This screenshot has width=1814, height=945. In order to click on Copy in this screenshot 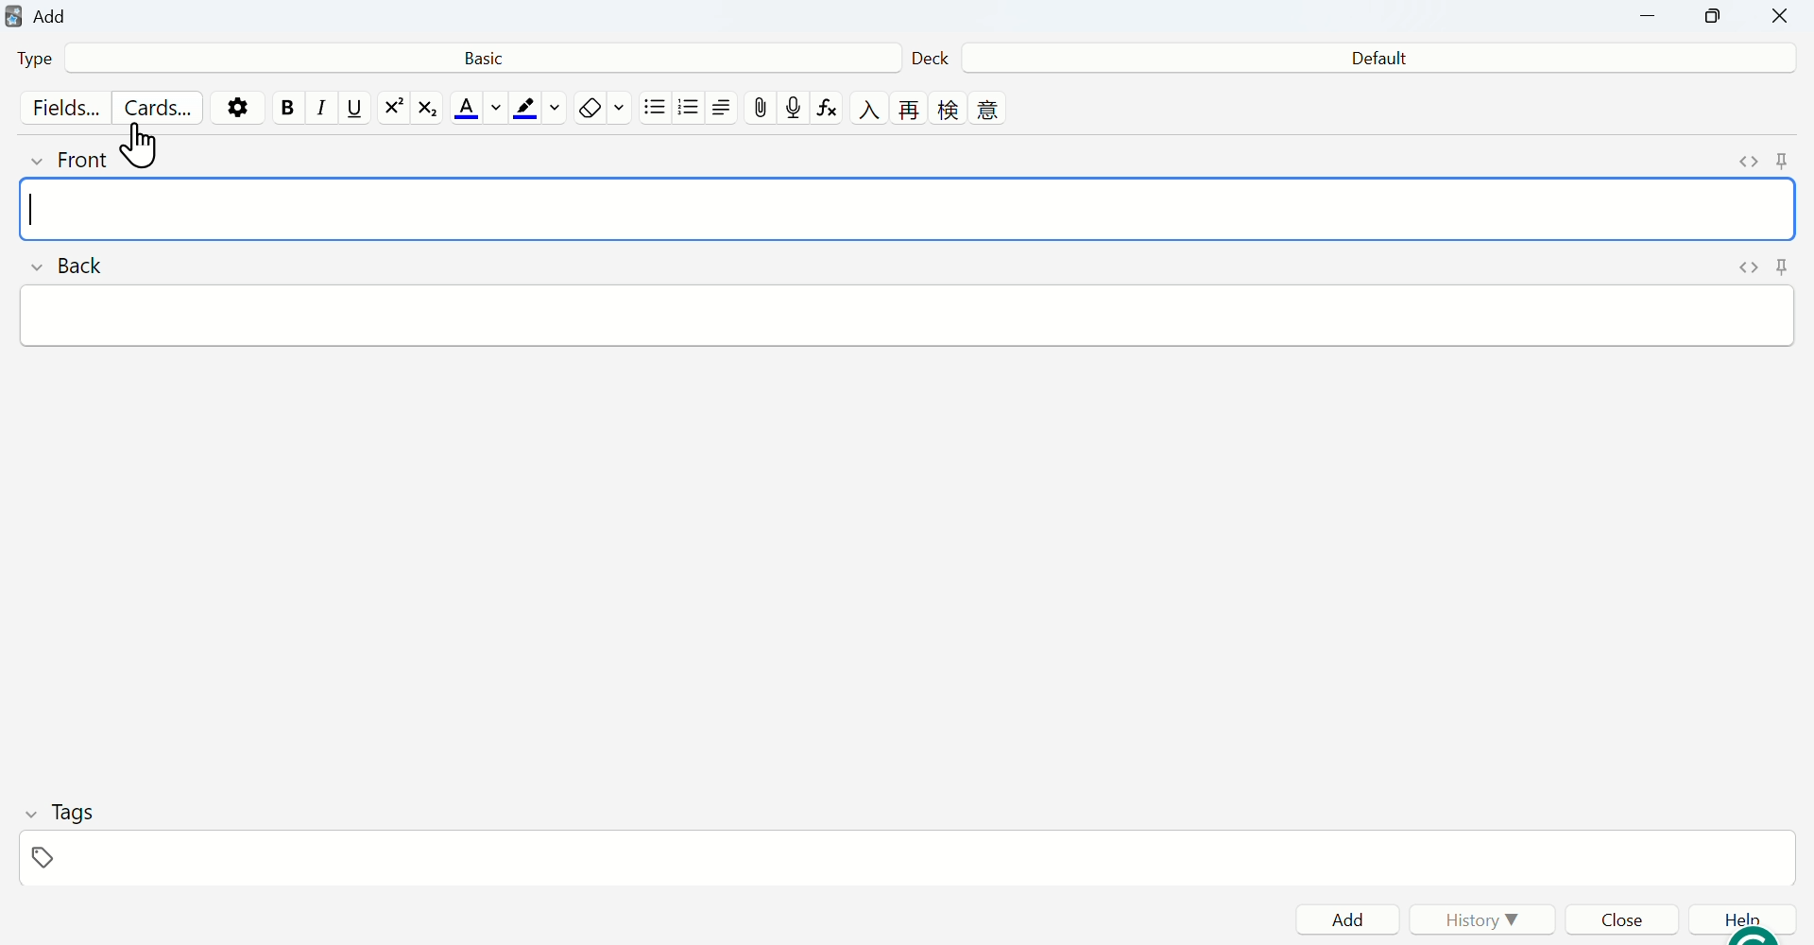, I will do `click(1719, 19)`.